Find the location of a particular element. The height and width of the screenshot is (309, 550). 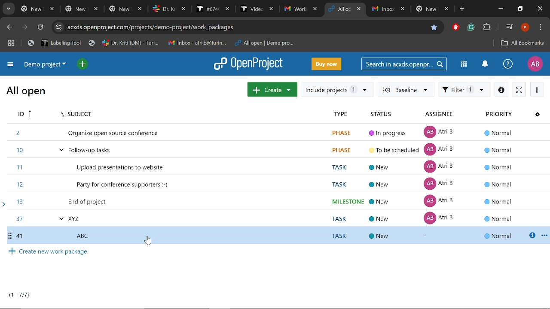

Grammerly is located at coordinates (471, 27).